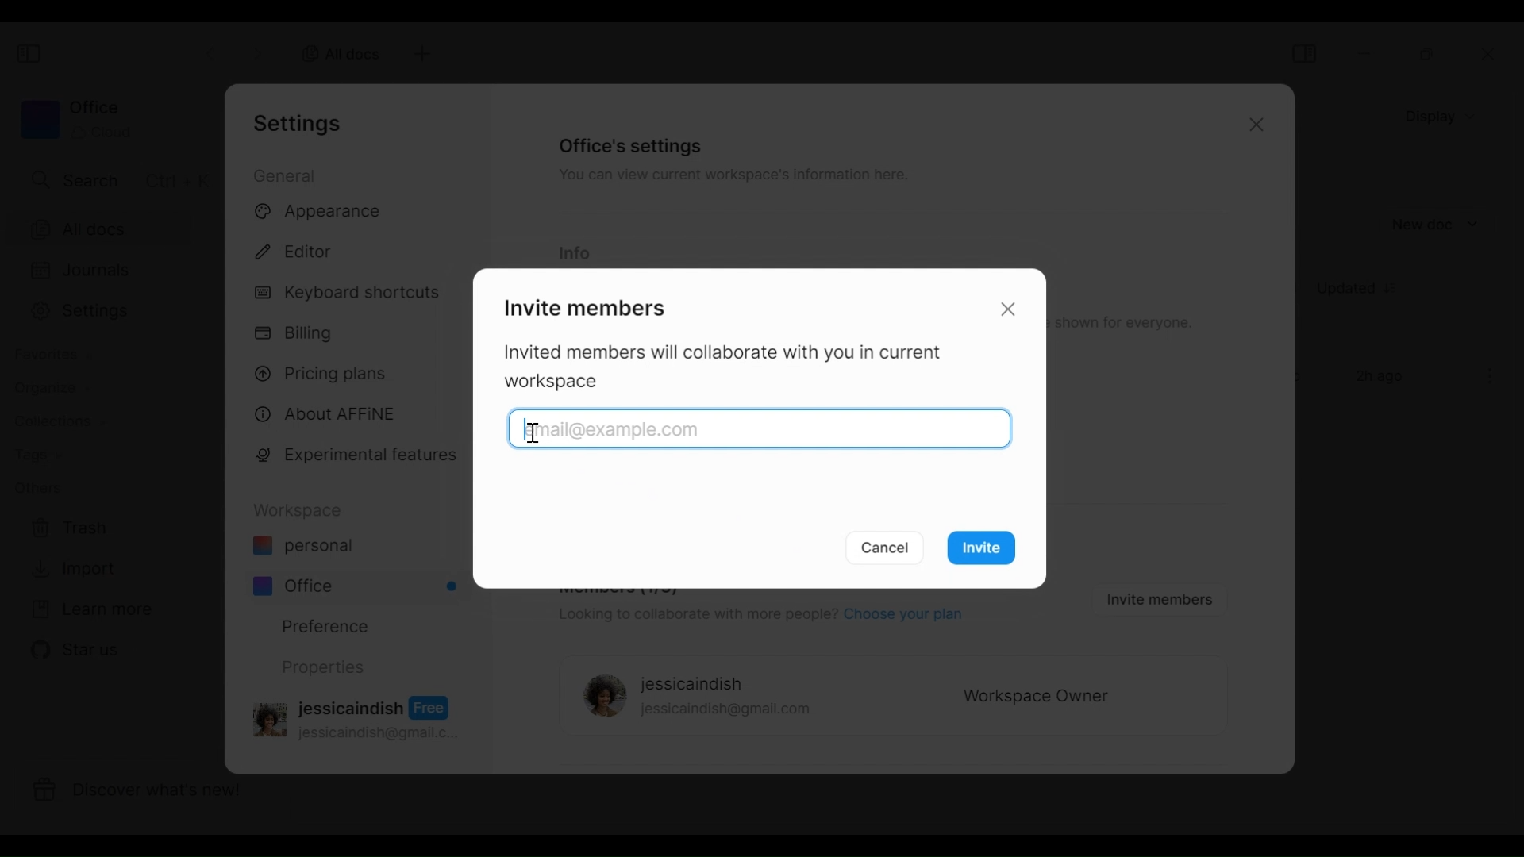 The image size is (1524, 857). What do you see at coordinates (302, 510) in the screenshot?
I see `Workspace` at bounding box center [302, 510].